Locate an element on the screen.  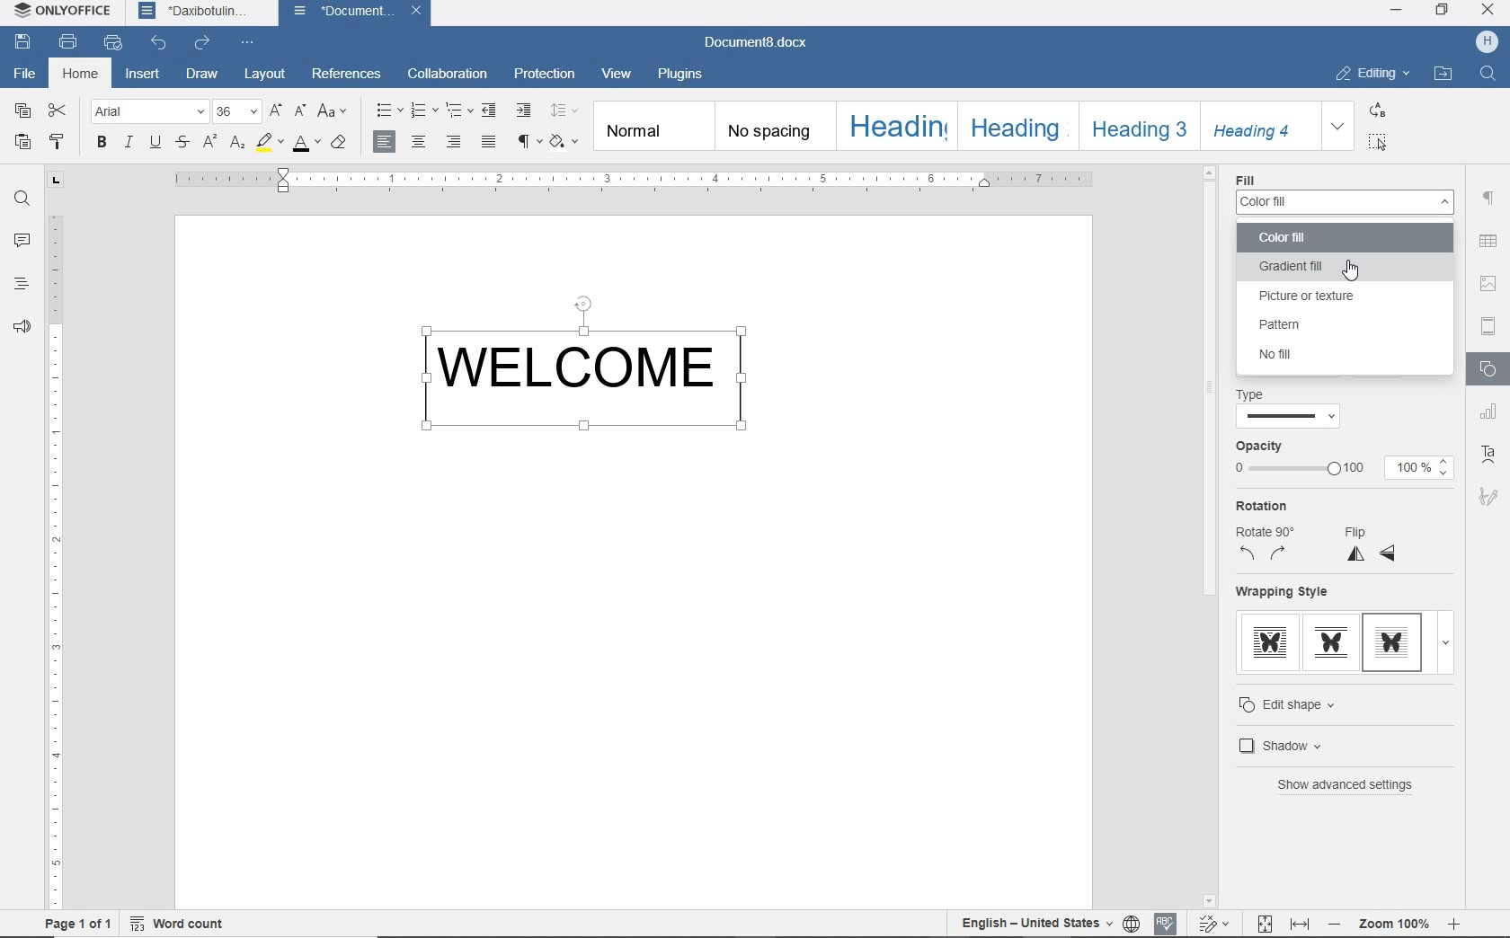
HEADINGS is located at coordinates (23, 283).